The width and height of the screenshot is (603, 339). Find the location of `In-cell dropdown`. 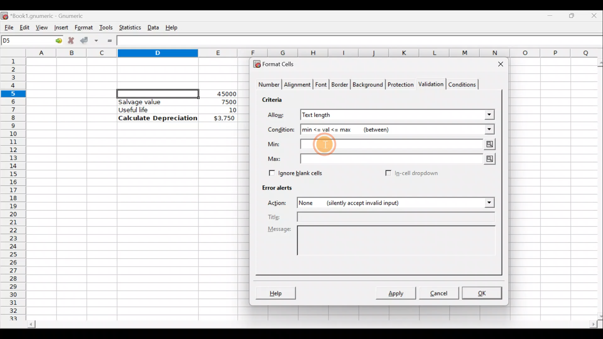

In-cell dropdown is located at coordinates (418, 173).